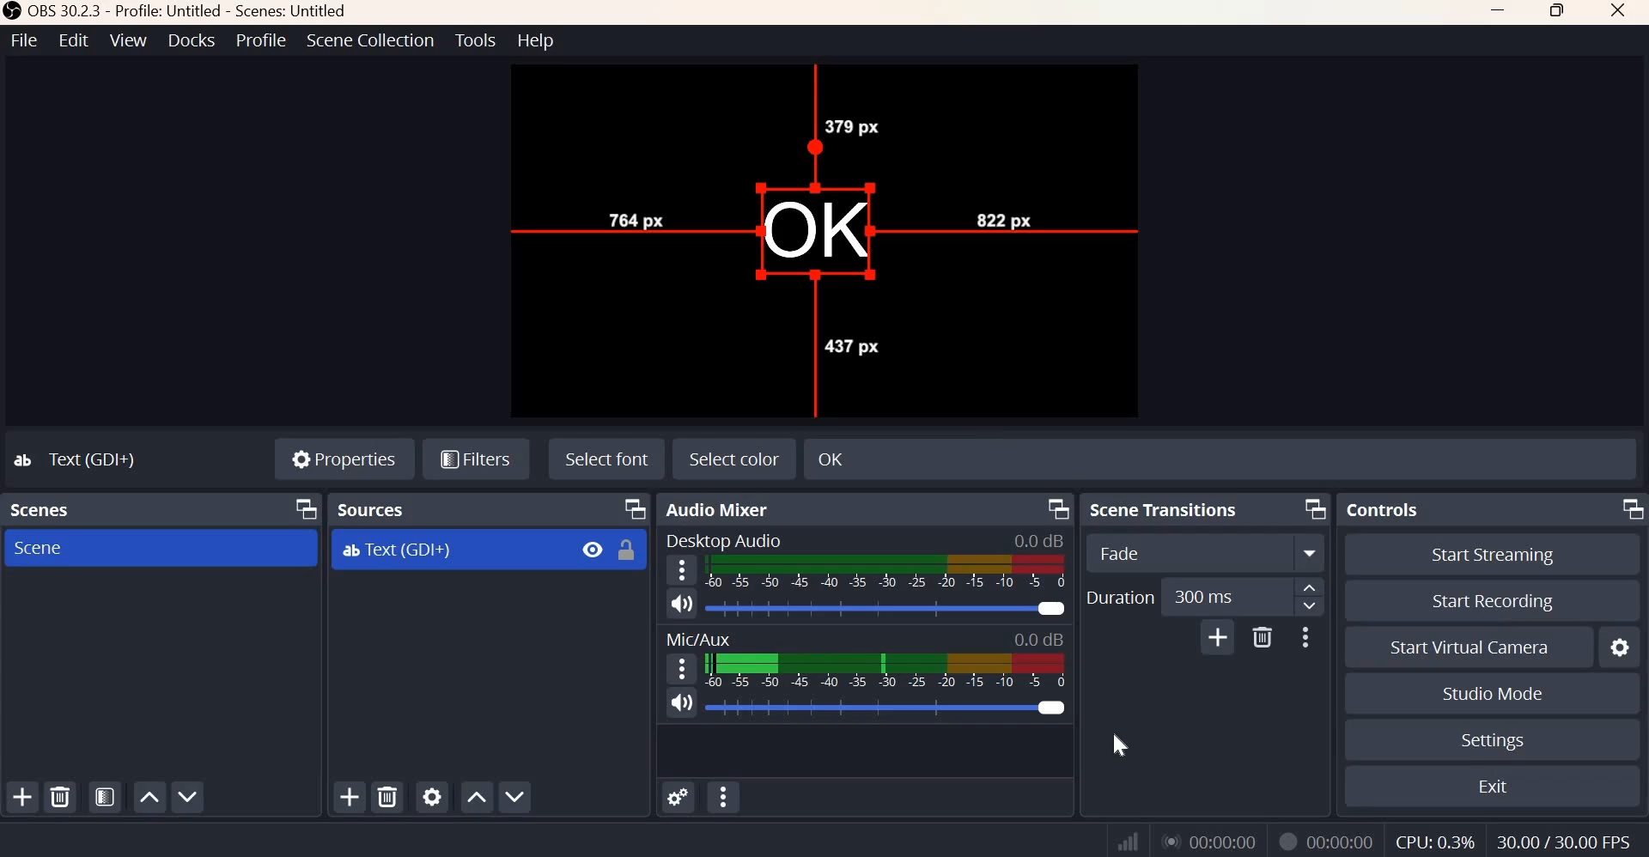 The height and width of the screenshot is (857, 1649). Describe the element at coordinates (1262, 637) in the screenshot. I see `Delete Transition` at that location.